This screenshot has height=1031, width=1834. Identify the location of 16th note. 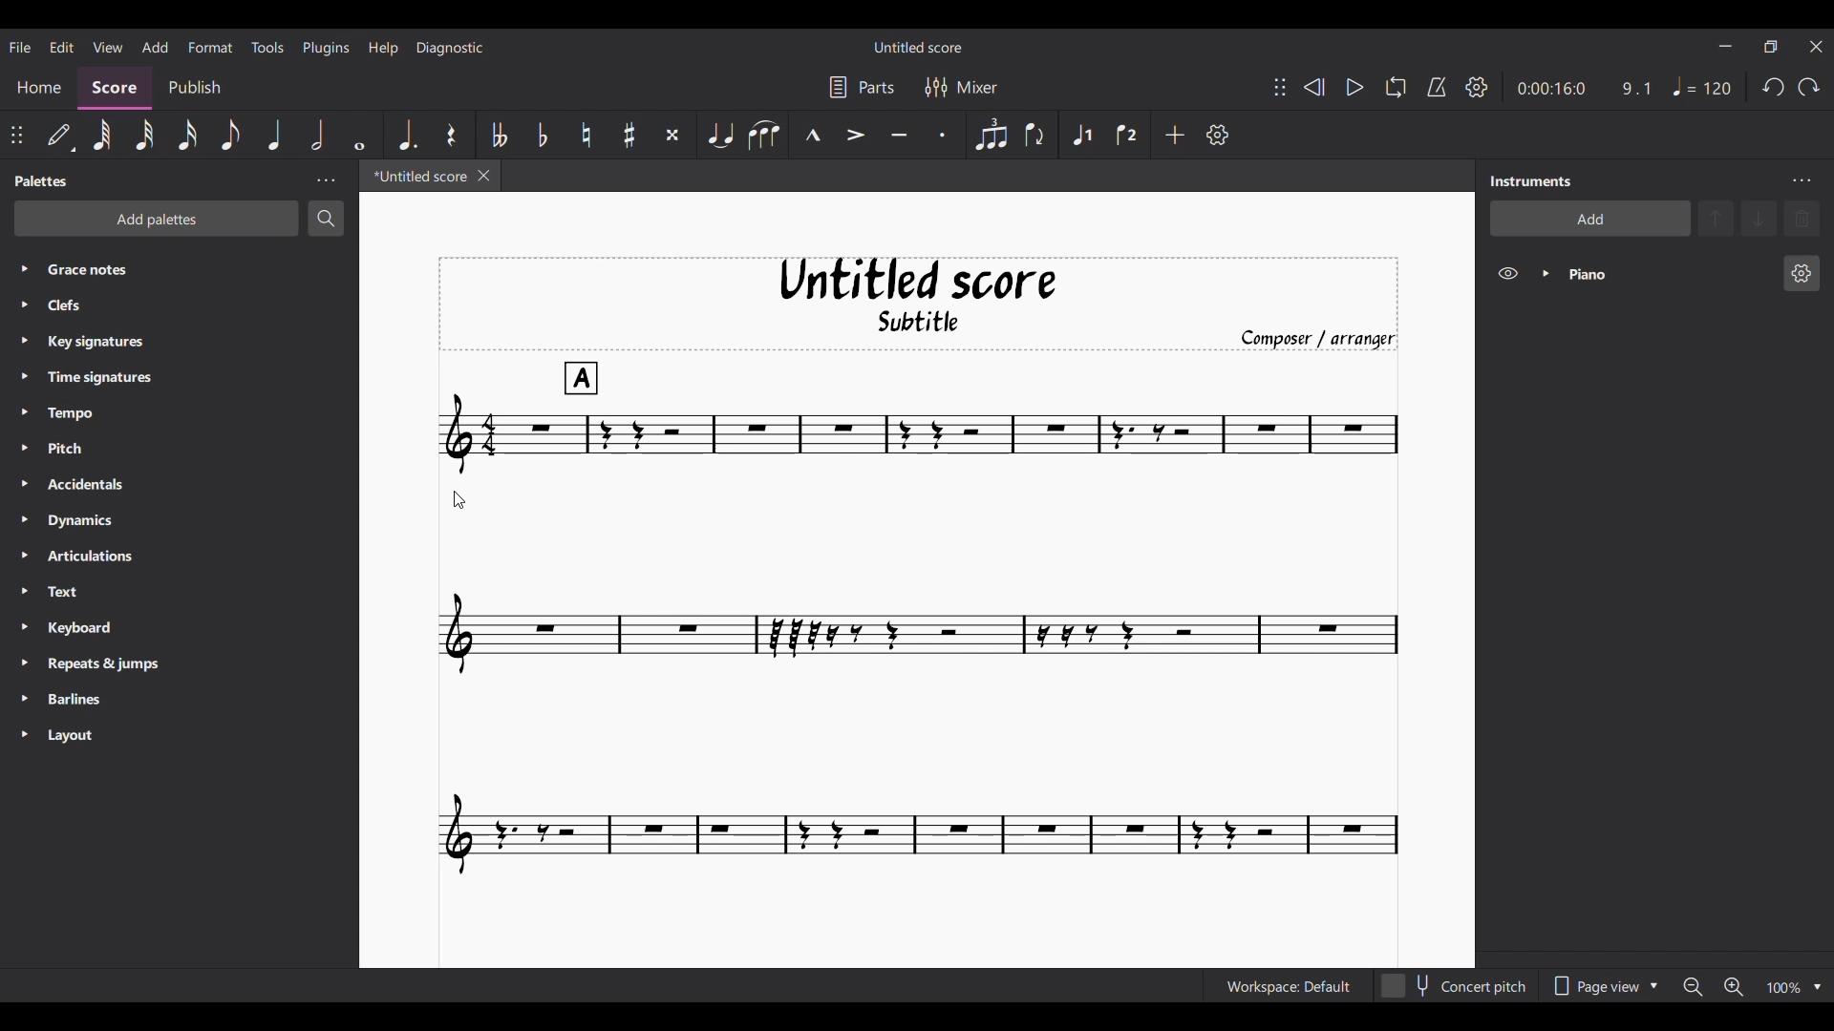
(187, 134).